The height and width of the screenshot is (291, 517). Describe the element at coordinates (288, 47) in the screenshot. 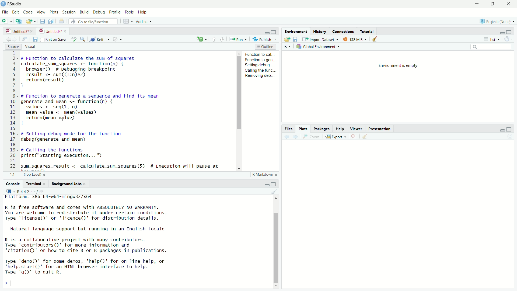

I see `language select` at that location.